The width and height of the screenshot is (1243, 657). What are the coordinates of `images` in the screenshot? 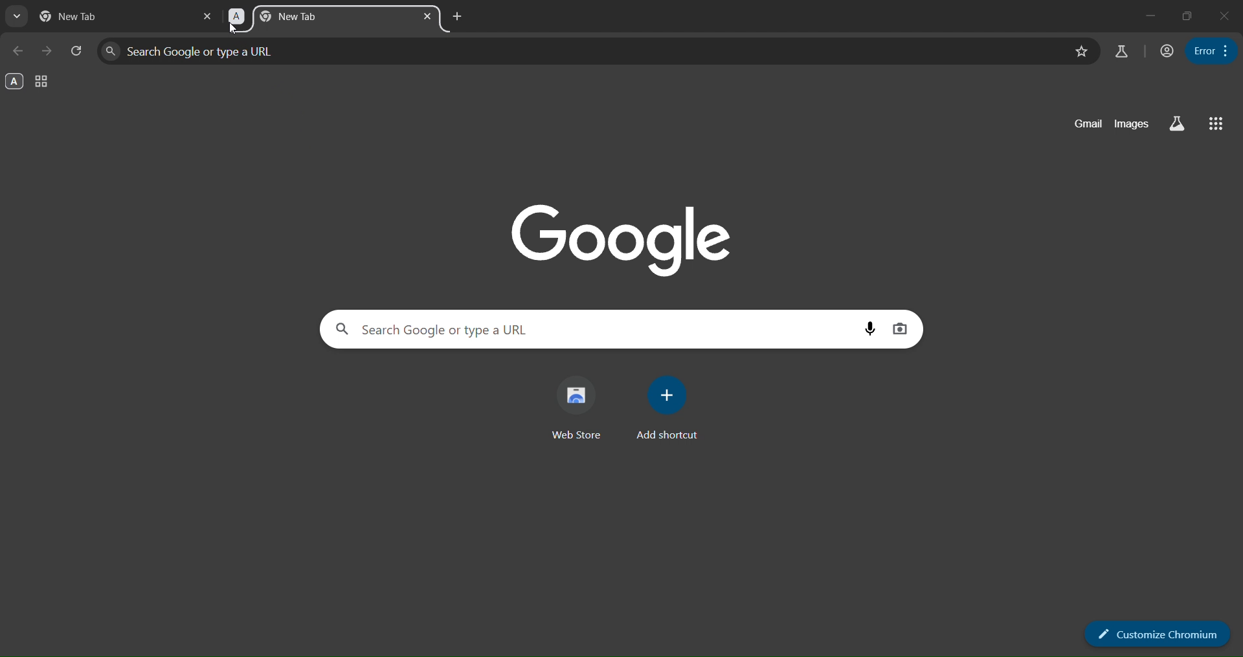 It's located at (1131, 125).